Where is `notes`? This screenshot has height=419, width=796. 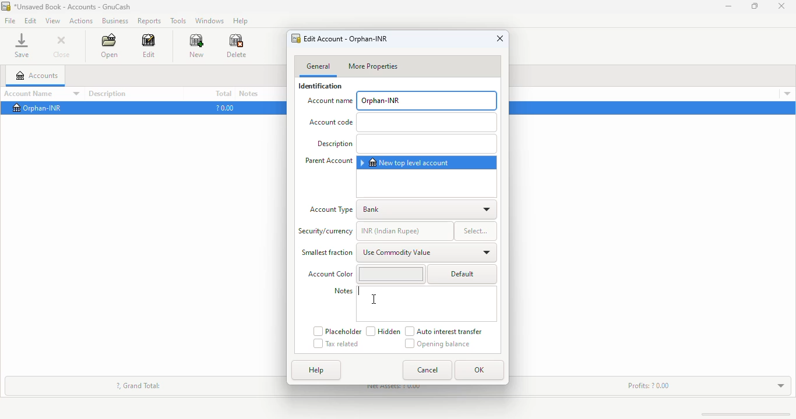 notes is located at coordinates (249, 93).